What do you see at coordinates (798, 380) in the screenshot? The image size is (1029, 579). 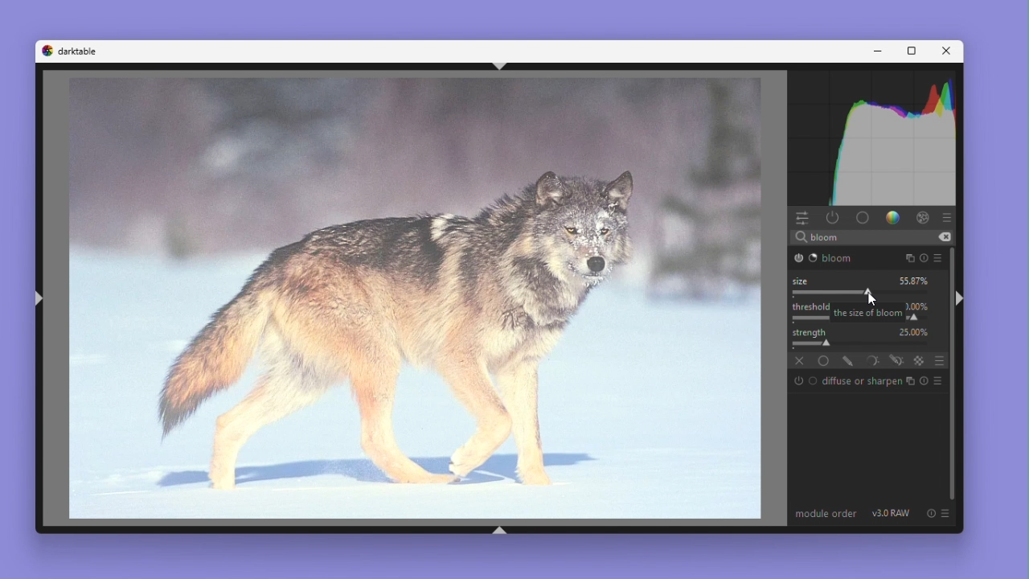 I see `enable/disable module` at bounding box center [798, 380].